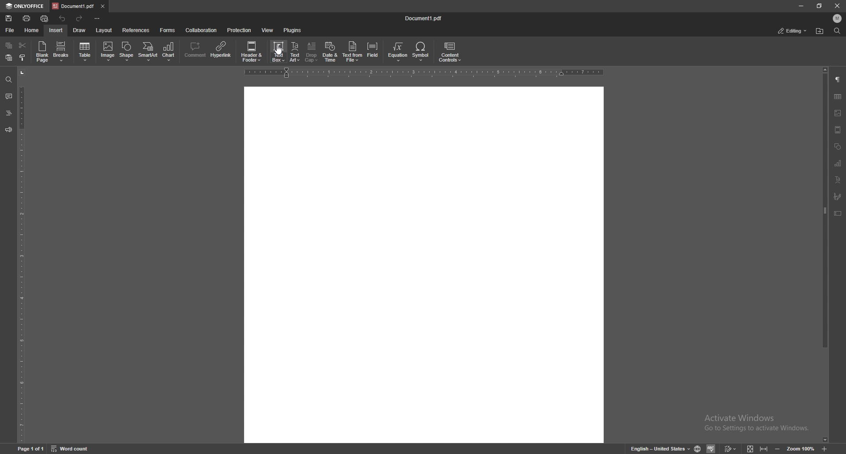 The width and height of the screenshot is (846, 454). What do you see at coordinates (22, 45) in the screenshot?
I see `cut` at bounding box center [22, 45].